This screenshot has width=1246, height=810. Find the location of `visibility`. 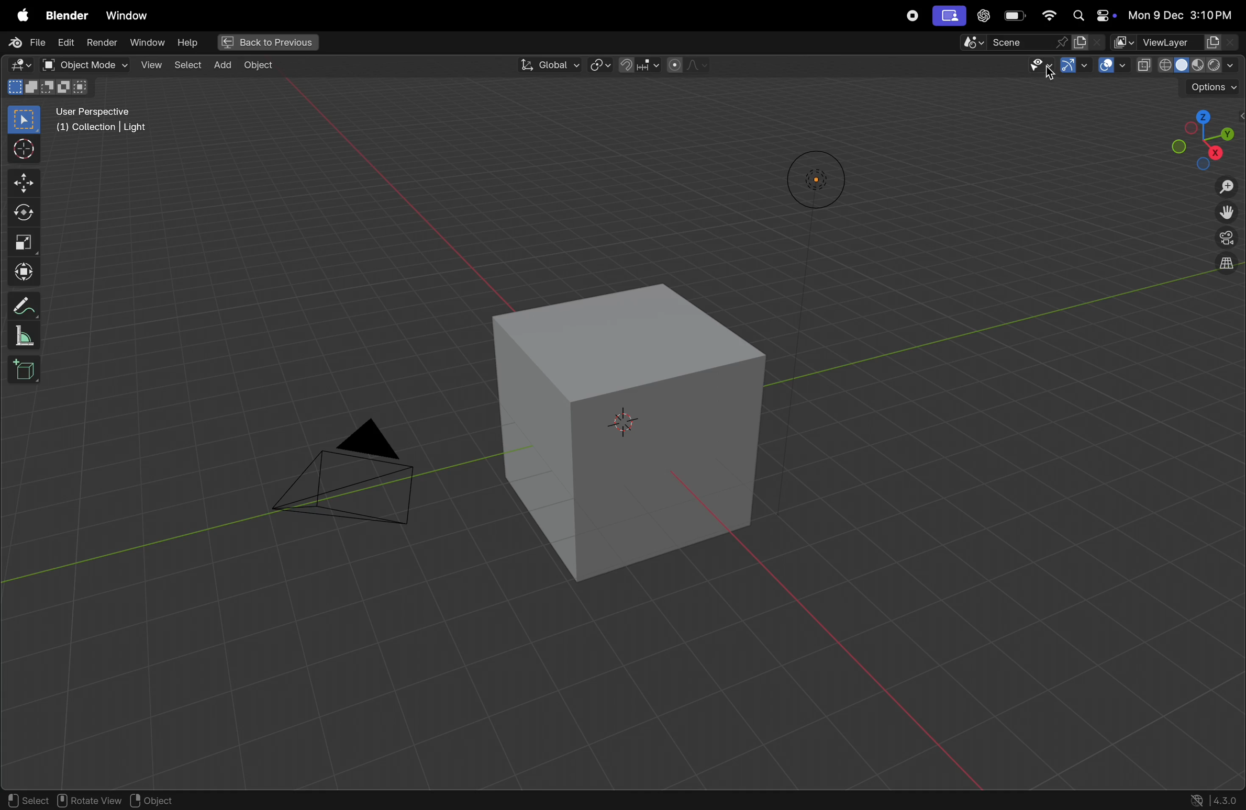

visibility is located at coordinates (1028, 64).